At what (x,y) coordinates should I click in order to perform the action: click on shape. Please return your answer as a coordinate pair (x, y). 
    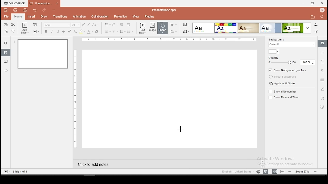
    Looking at the image, I should click on (163, 28).